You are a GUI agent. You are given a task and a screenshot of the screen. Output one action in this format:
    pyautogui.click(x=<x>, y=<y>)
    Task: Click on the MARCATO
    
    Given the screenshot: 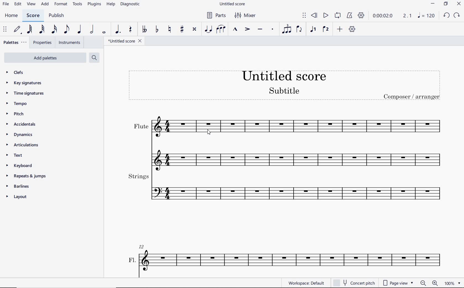 What is the action you would take?
    pyautogui.click(x=235, y=30)
    